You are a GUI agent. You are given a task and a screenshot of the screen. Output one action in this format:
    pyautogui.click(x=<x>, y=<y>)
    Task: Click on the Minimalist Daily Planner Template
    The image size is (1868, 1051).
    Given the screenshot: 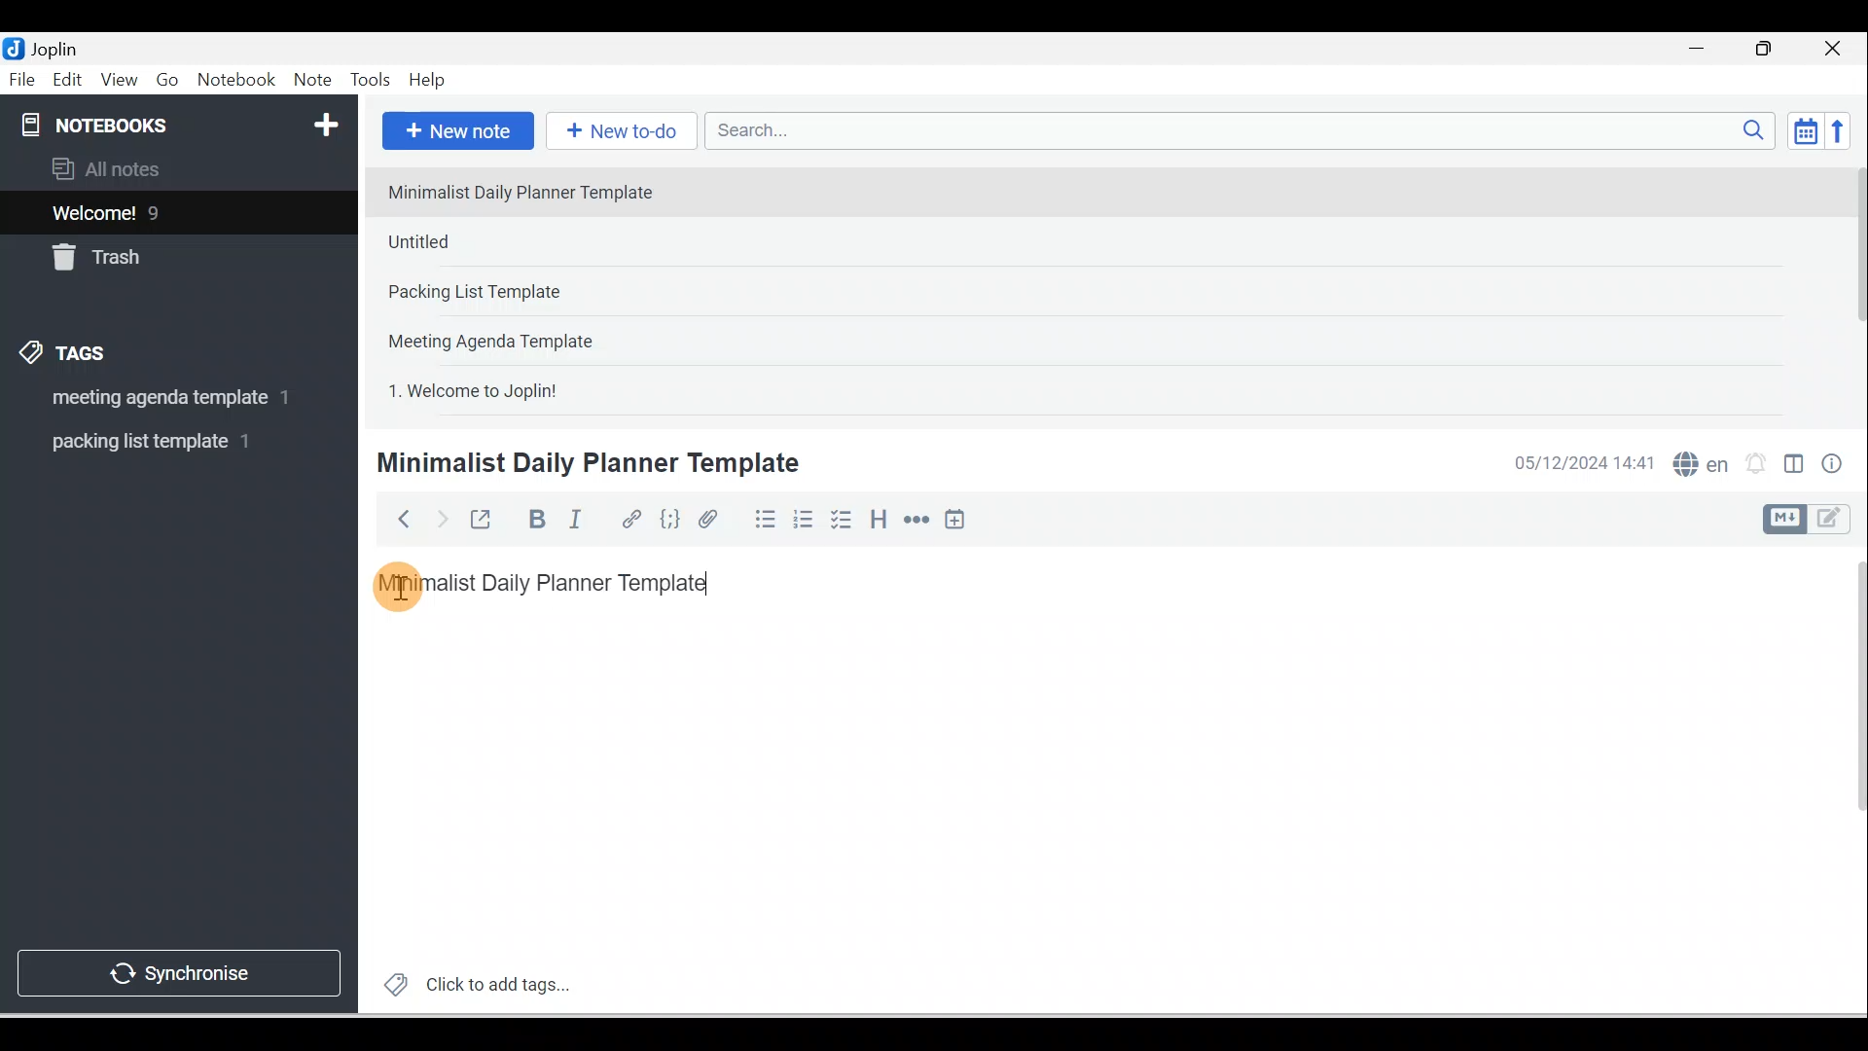 What is the action you would take?
    pyautogui.click(x=589, y=466)
    